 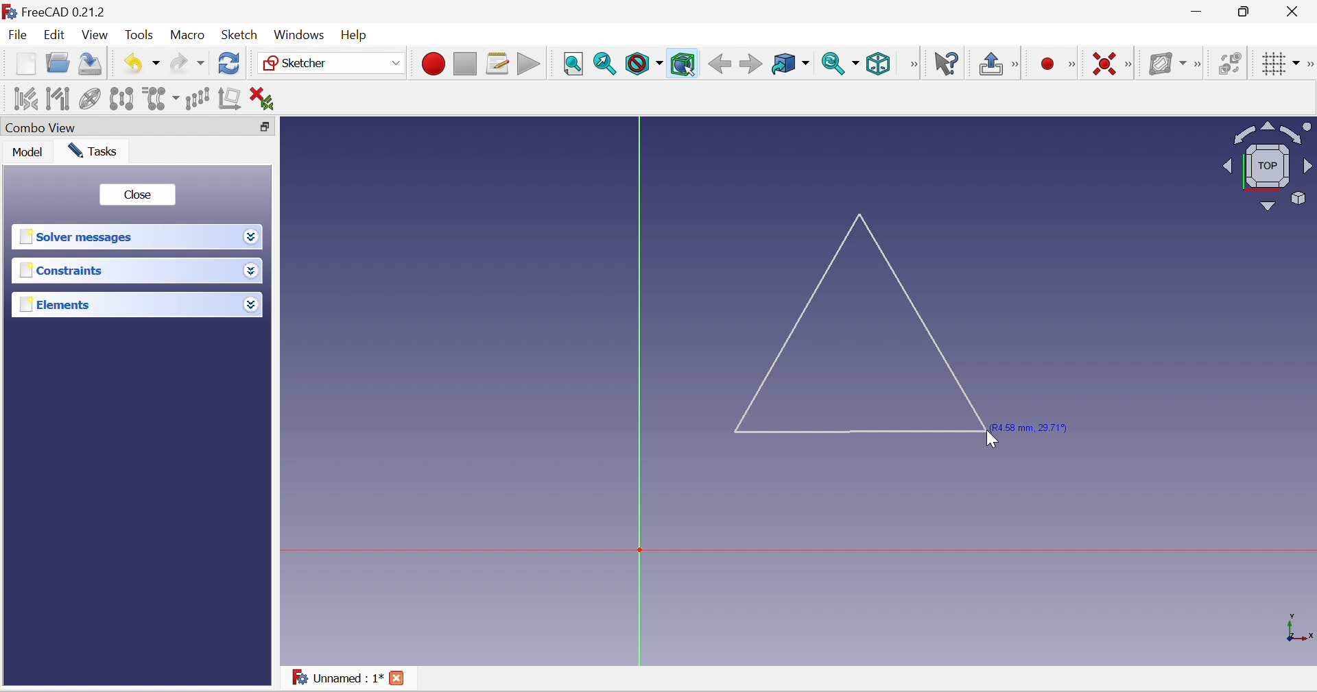 What do you see at coordinates (24, 152) in the screenshot?
I see `Model` at bounding box center [24, 152].